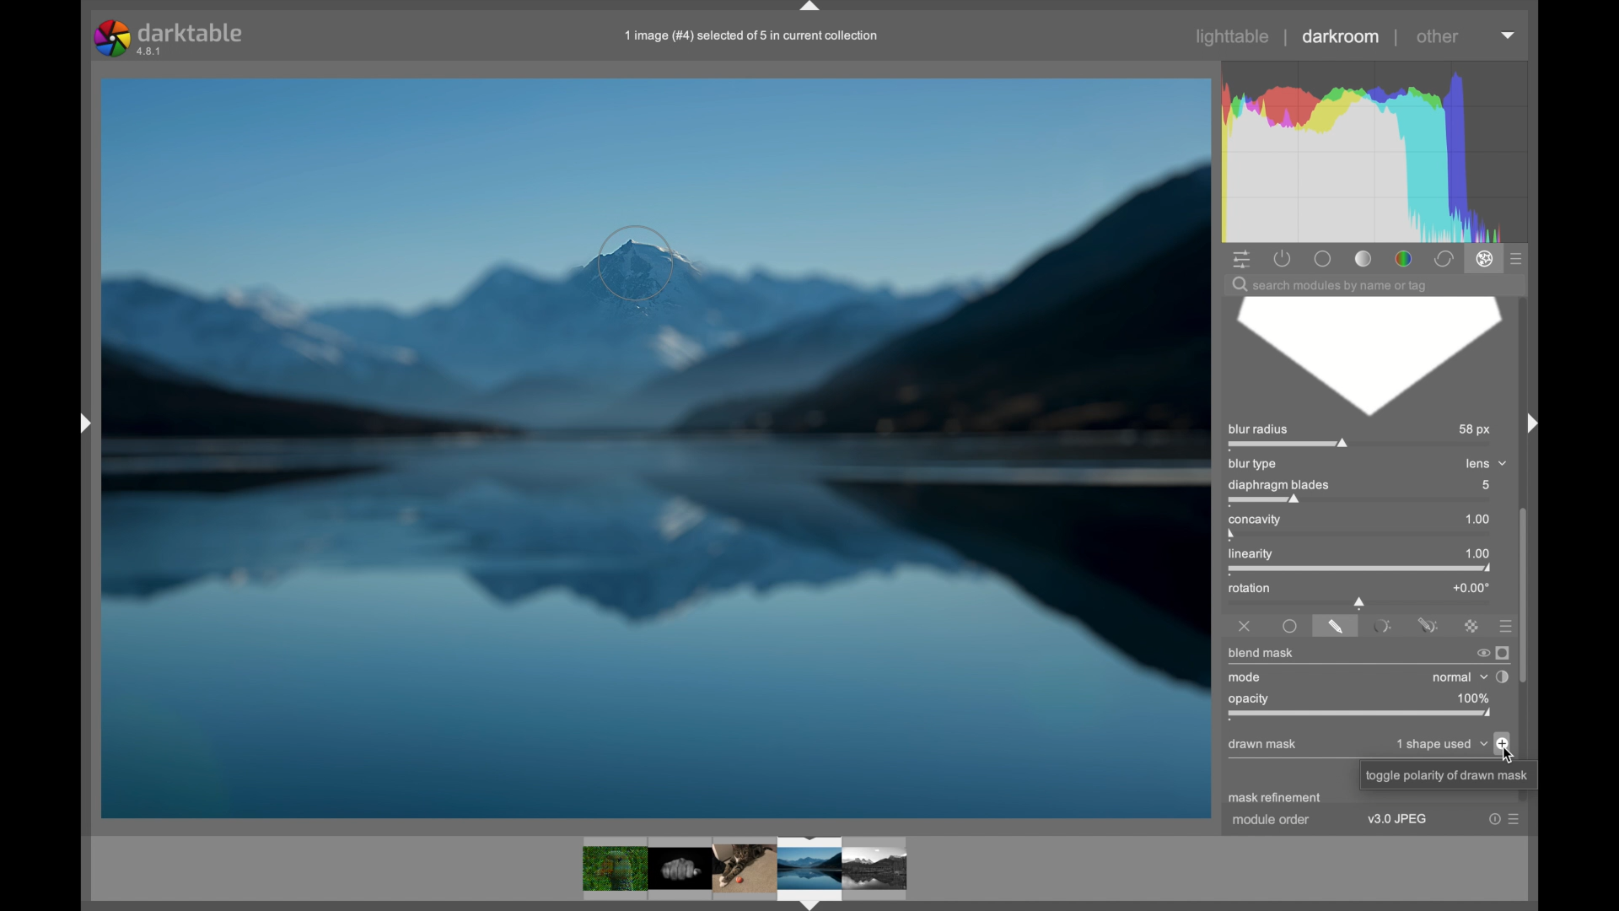 This screenshot has width=1619, height=911. What do you see at coordinates (1366, 358) in the screenshot?
I see `blur diaphragm blade` at bounding box center [1366, 358].